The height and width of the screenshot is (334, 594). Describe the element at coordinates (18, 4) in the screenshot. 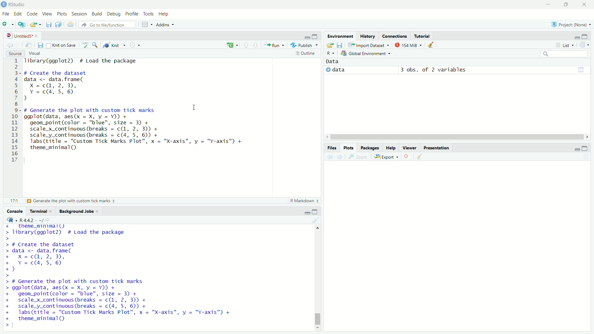

I see `RStudio` at that location.